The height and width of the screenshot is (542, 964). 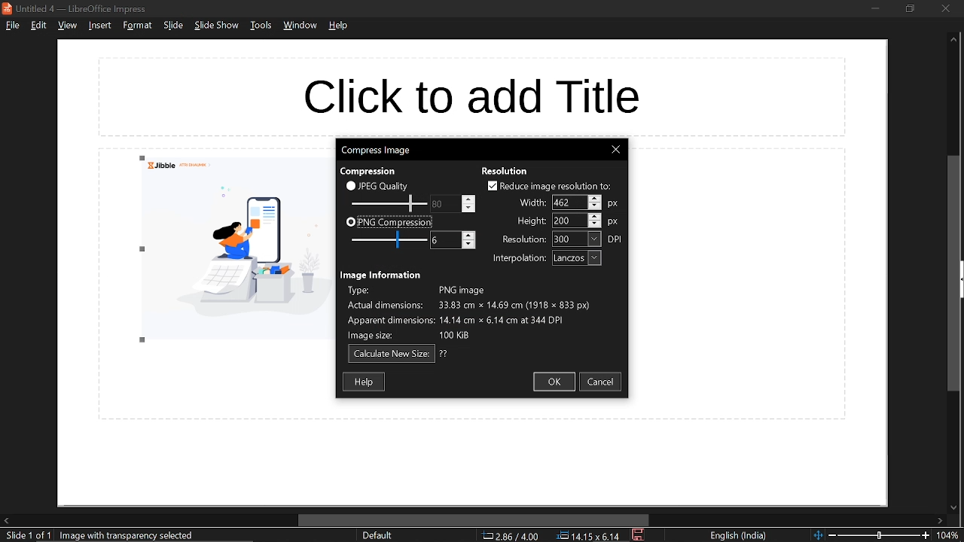 I want to click on image information, so click(x=383, y=275).